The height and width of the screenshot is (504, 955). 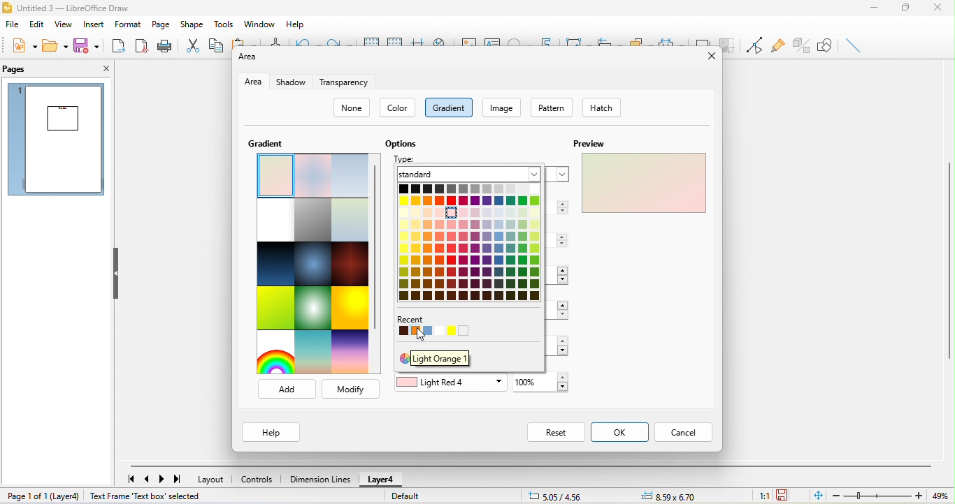 I want to click on vertical scroll bar, so click(x=378, y=251).